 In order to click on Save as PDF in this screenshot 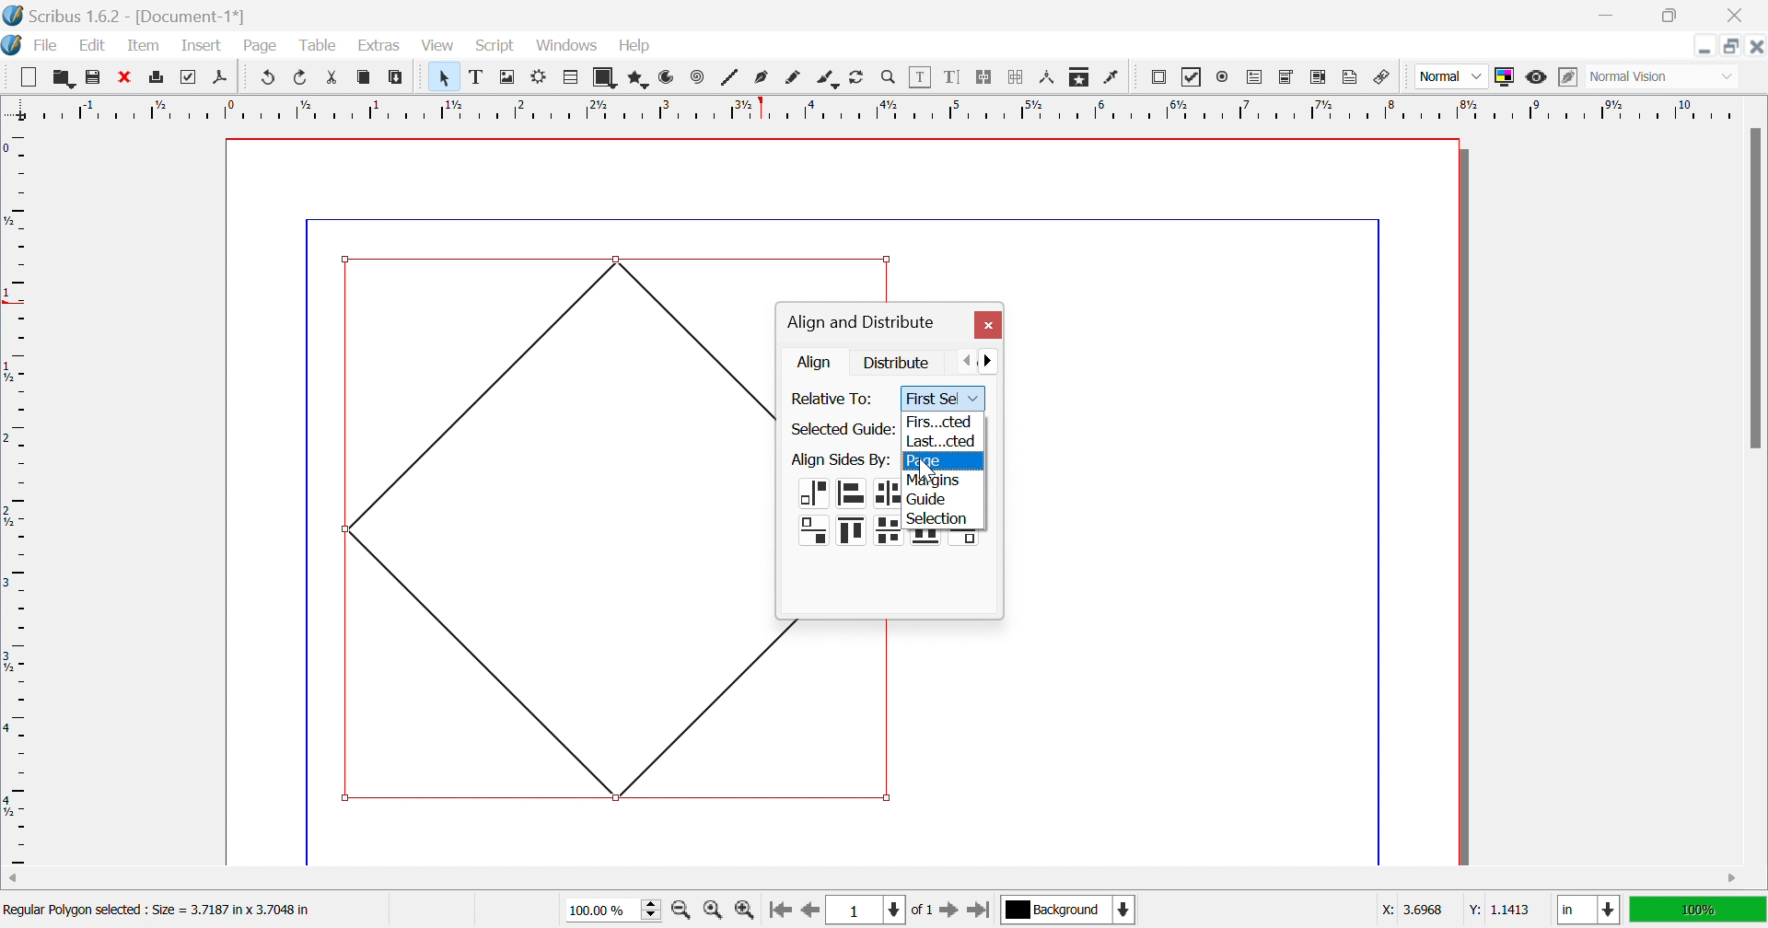, I will do `click(225, 78)`.